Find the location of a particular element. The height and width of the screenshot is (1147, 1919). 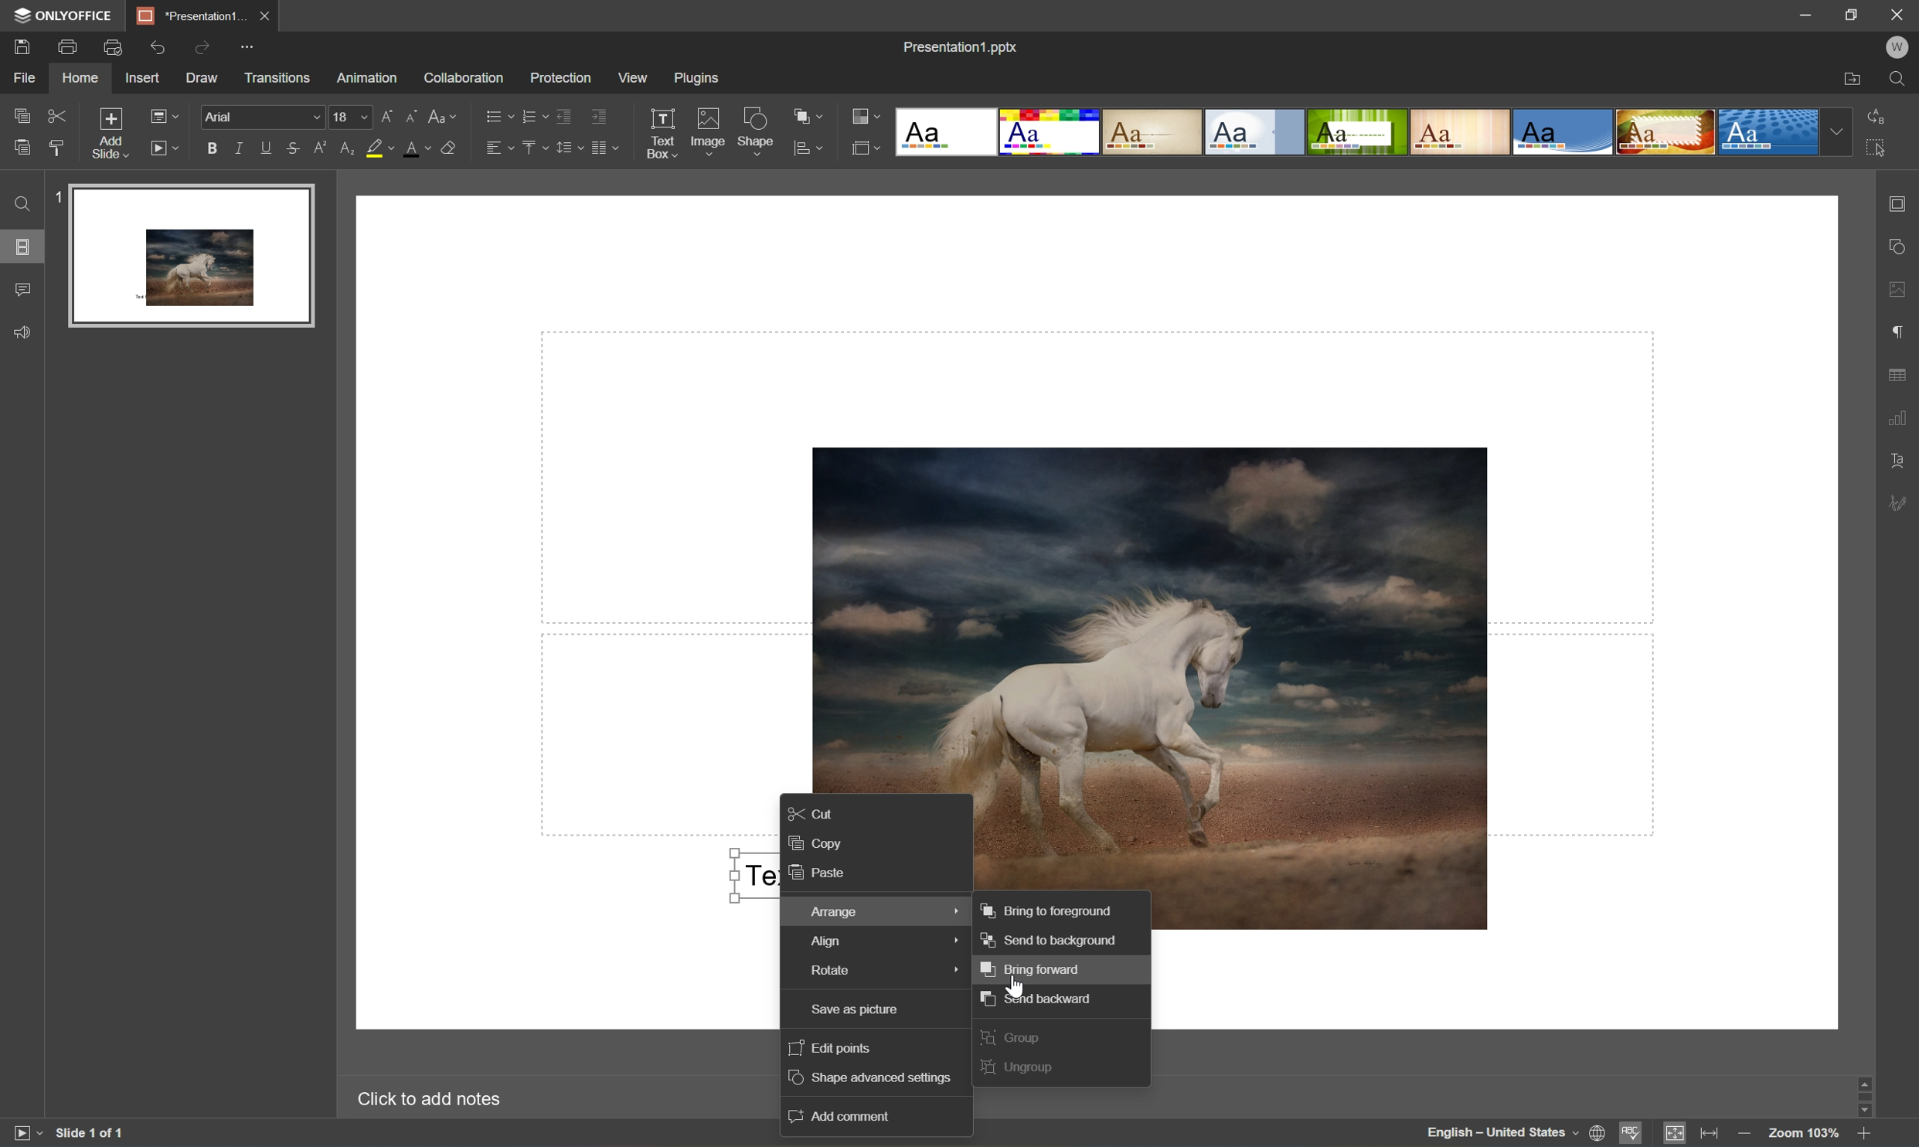

Comments is located at coordinates (23, 290).